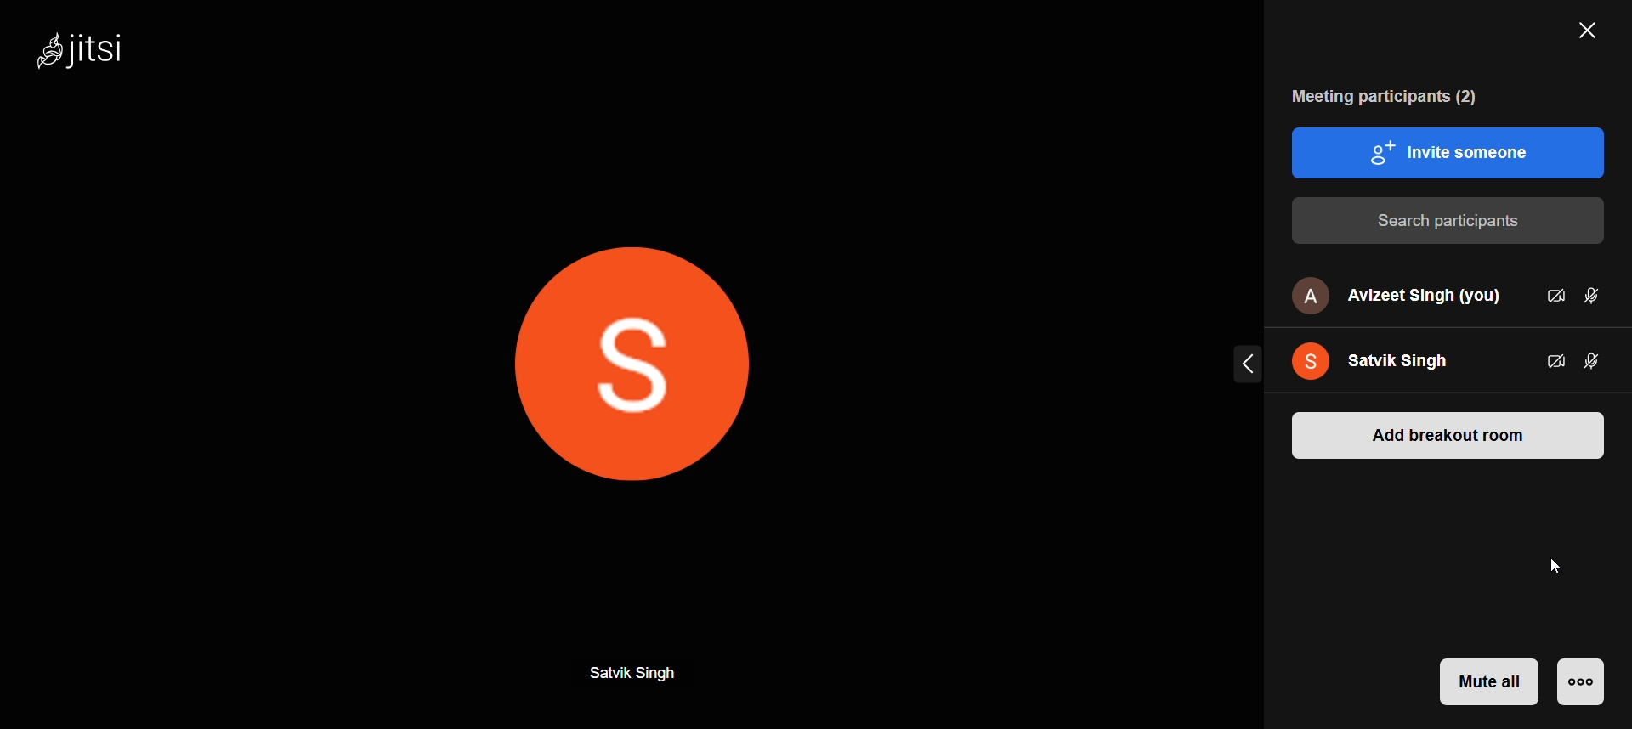  What do you see at coordinates (1452, 152) in the screenshot?
I see `invite people` at bounding box center [1452, 152].